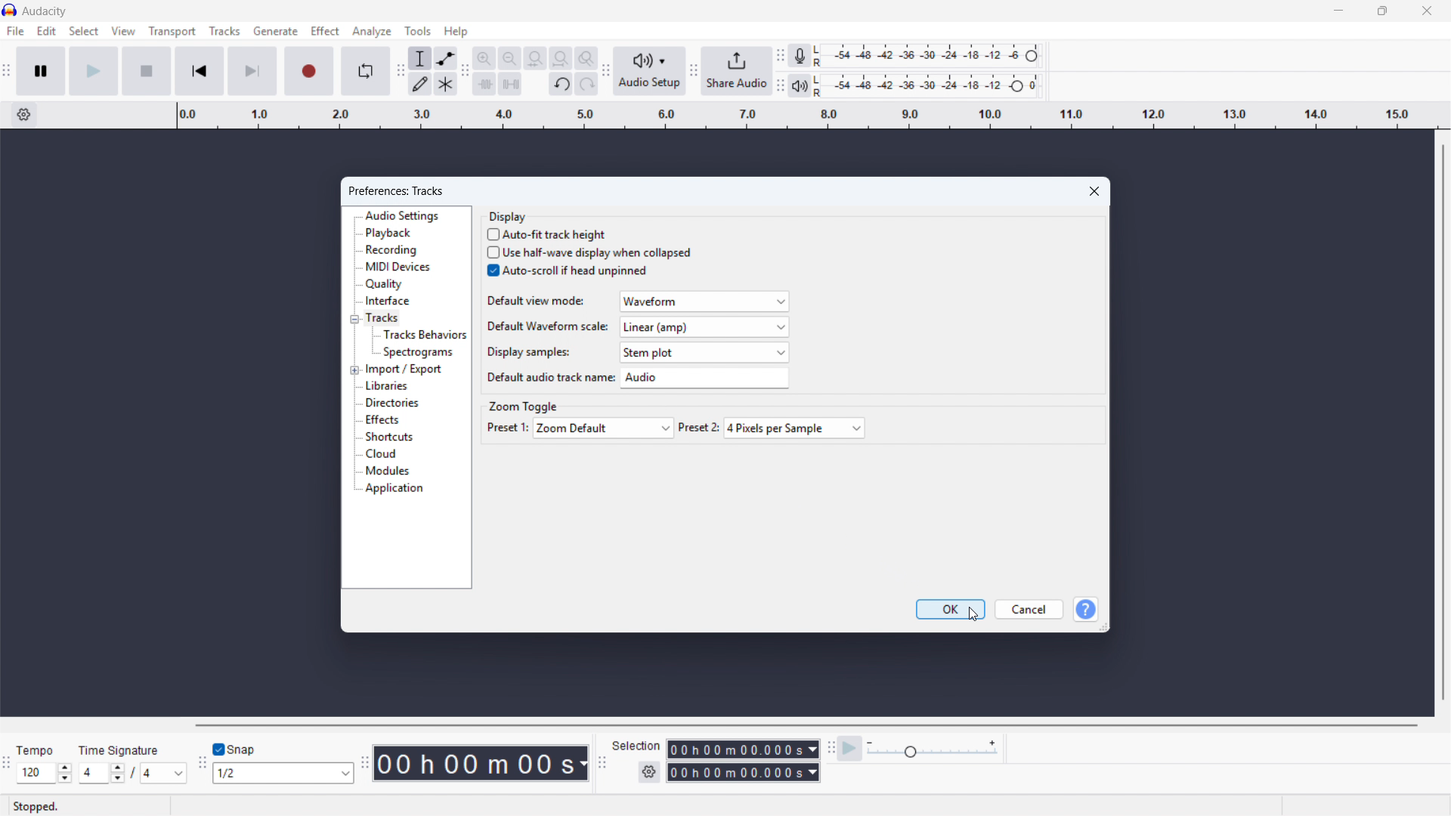 The image size is (1451, 816). What do you see at coordinates (6, 73) in the screenshot?
I see `transport toolbar` at bounding box center [6, 73].